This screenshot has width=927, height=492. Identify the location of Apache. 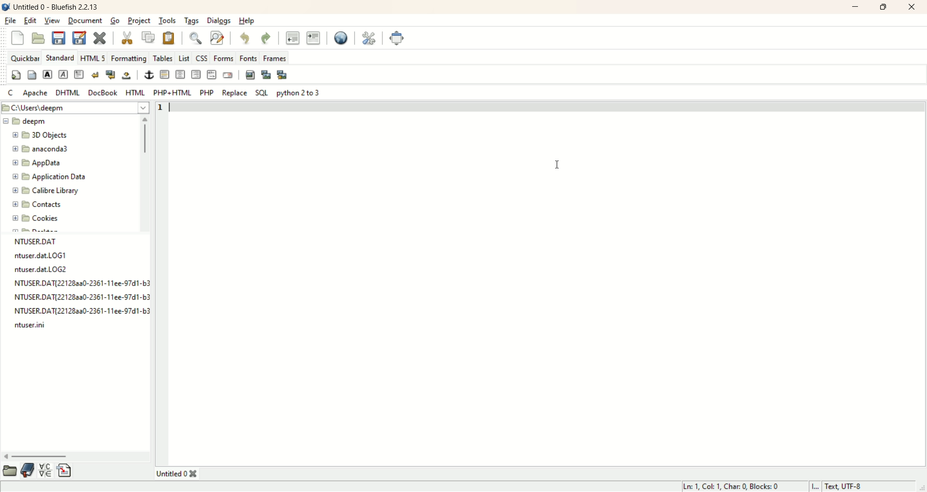
(35, 94).